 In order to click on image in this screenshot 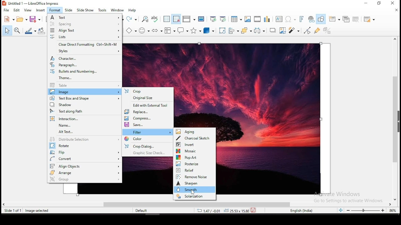, I will do `click(84, 92)`.